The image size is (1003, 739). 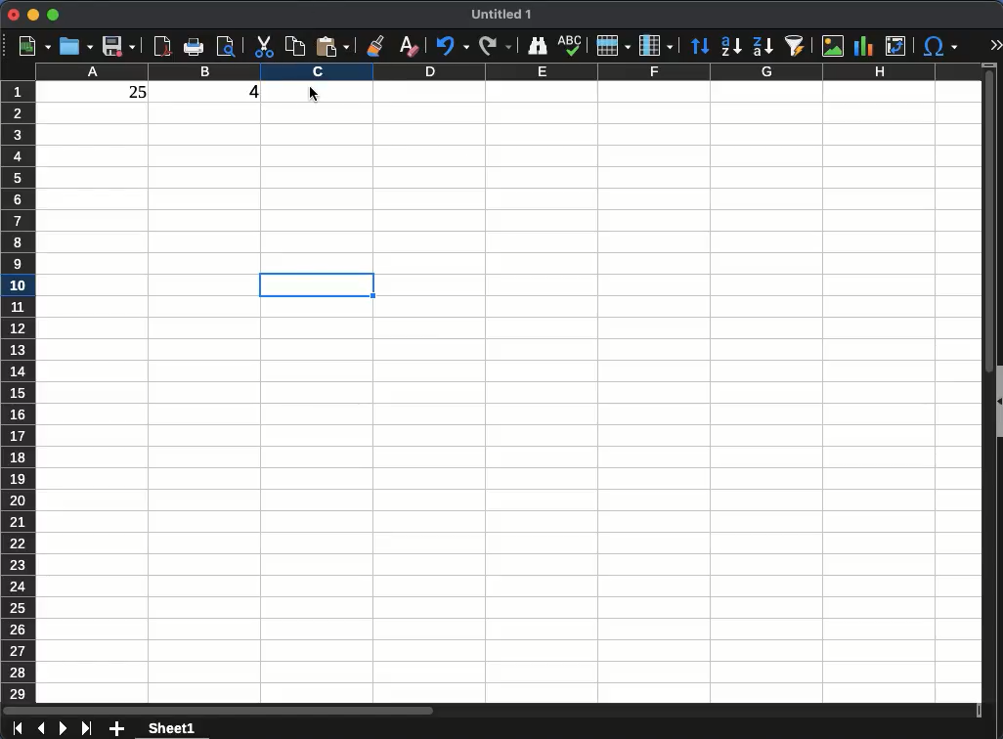 What do you see at coordinates (453, 46) in the screenshot?
I see `undo ` at bounding box center [453, 46].